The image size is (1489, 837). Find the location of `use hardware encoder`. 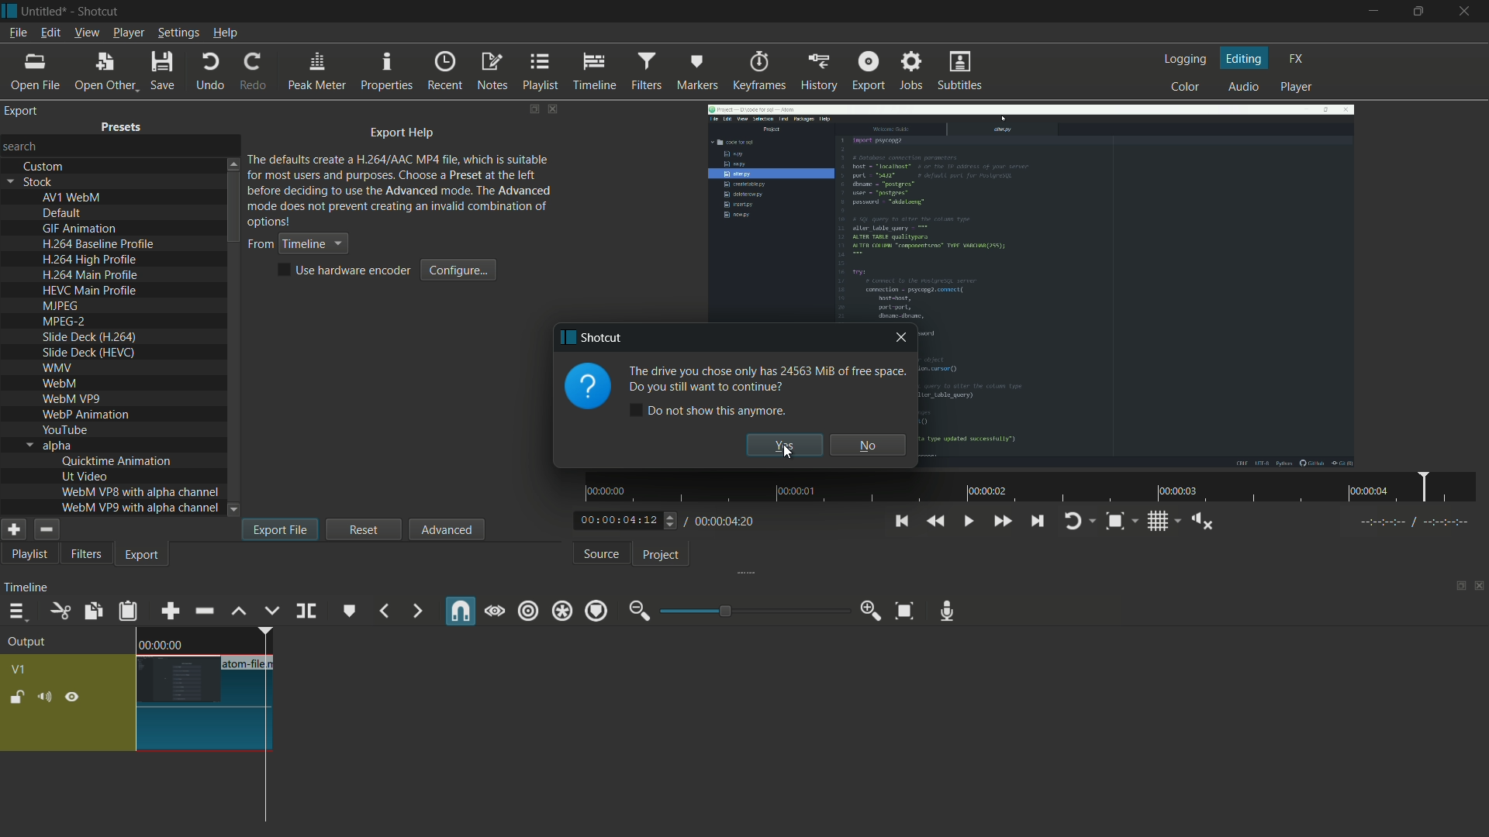

use hardware encoder is located at coordinates (347, 270).